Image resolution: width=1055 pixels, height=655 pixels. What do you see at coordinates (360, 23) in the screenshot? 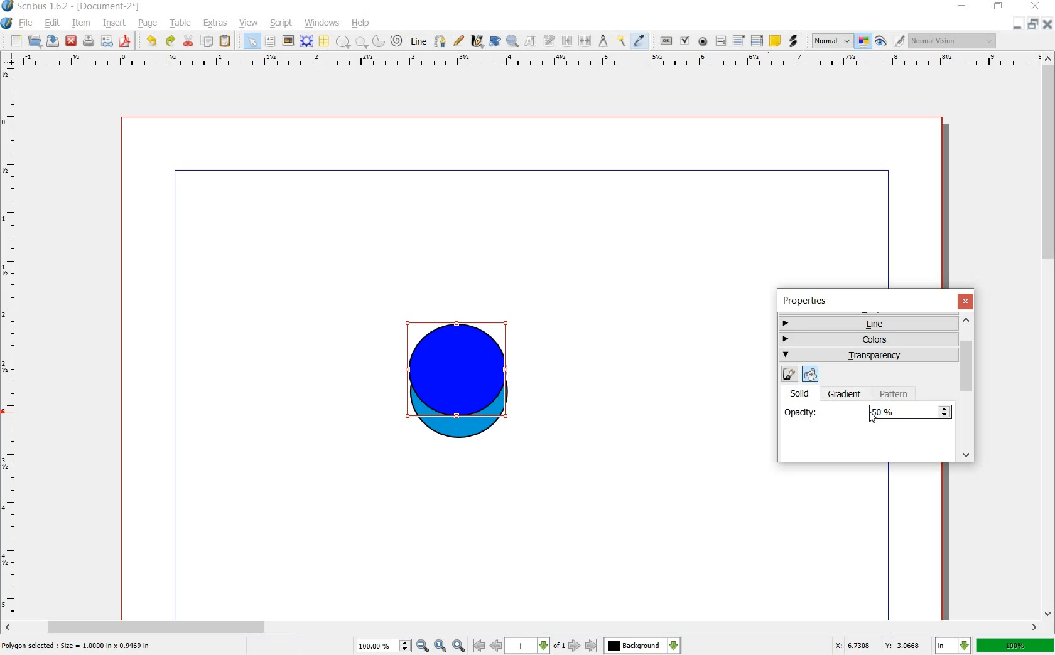
I see `help` at bounding box center [360, 23].